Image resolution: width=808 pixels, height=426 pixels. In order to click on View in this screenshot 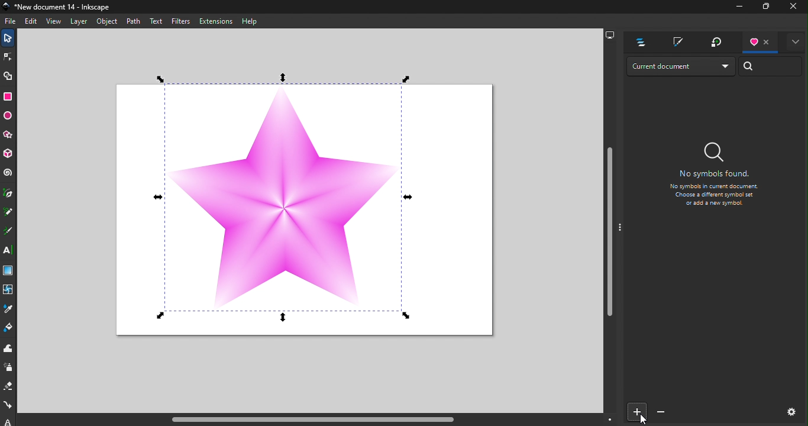, I will do `click(54, 22)`.